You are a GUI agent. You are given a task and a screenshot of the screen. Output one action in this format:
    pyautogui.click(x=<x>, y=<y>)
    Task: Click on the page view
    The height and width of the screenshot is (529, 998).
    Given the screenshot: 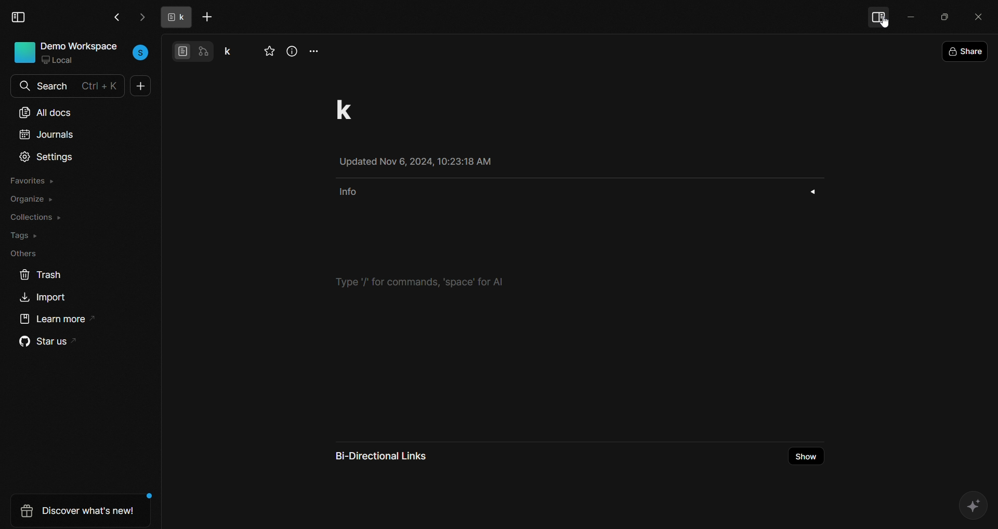 What is the action you would take?
    pyautogui.click(x=182, y=50)
    